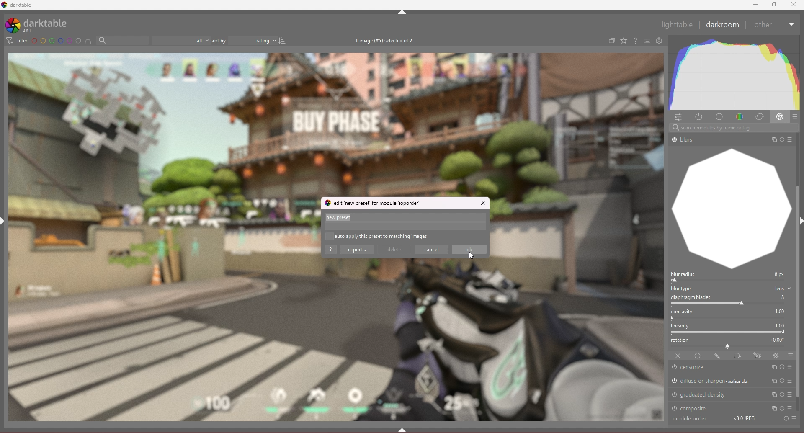 Image resolution: width=804 pixels, height=433 pixels. What do you see at coordinates (772, 408) in the screenshot?
I see `multi instances actions` at bounding box center [772, 408].